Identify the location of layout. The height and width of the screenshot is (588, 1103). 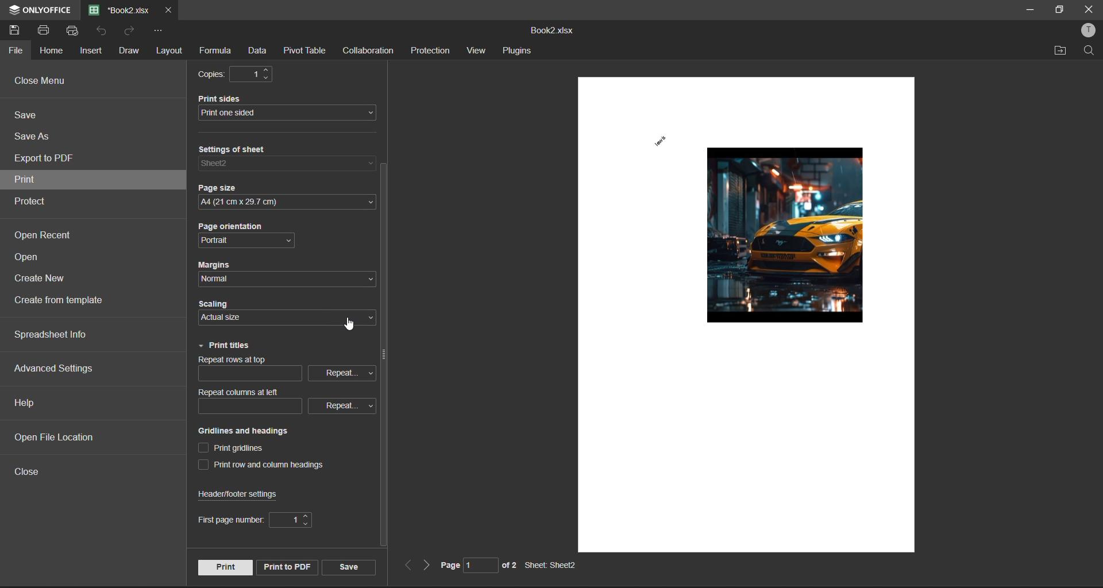
(168, 52).